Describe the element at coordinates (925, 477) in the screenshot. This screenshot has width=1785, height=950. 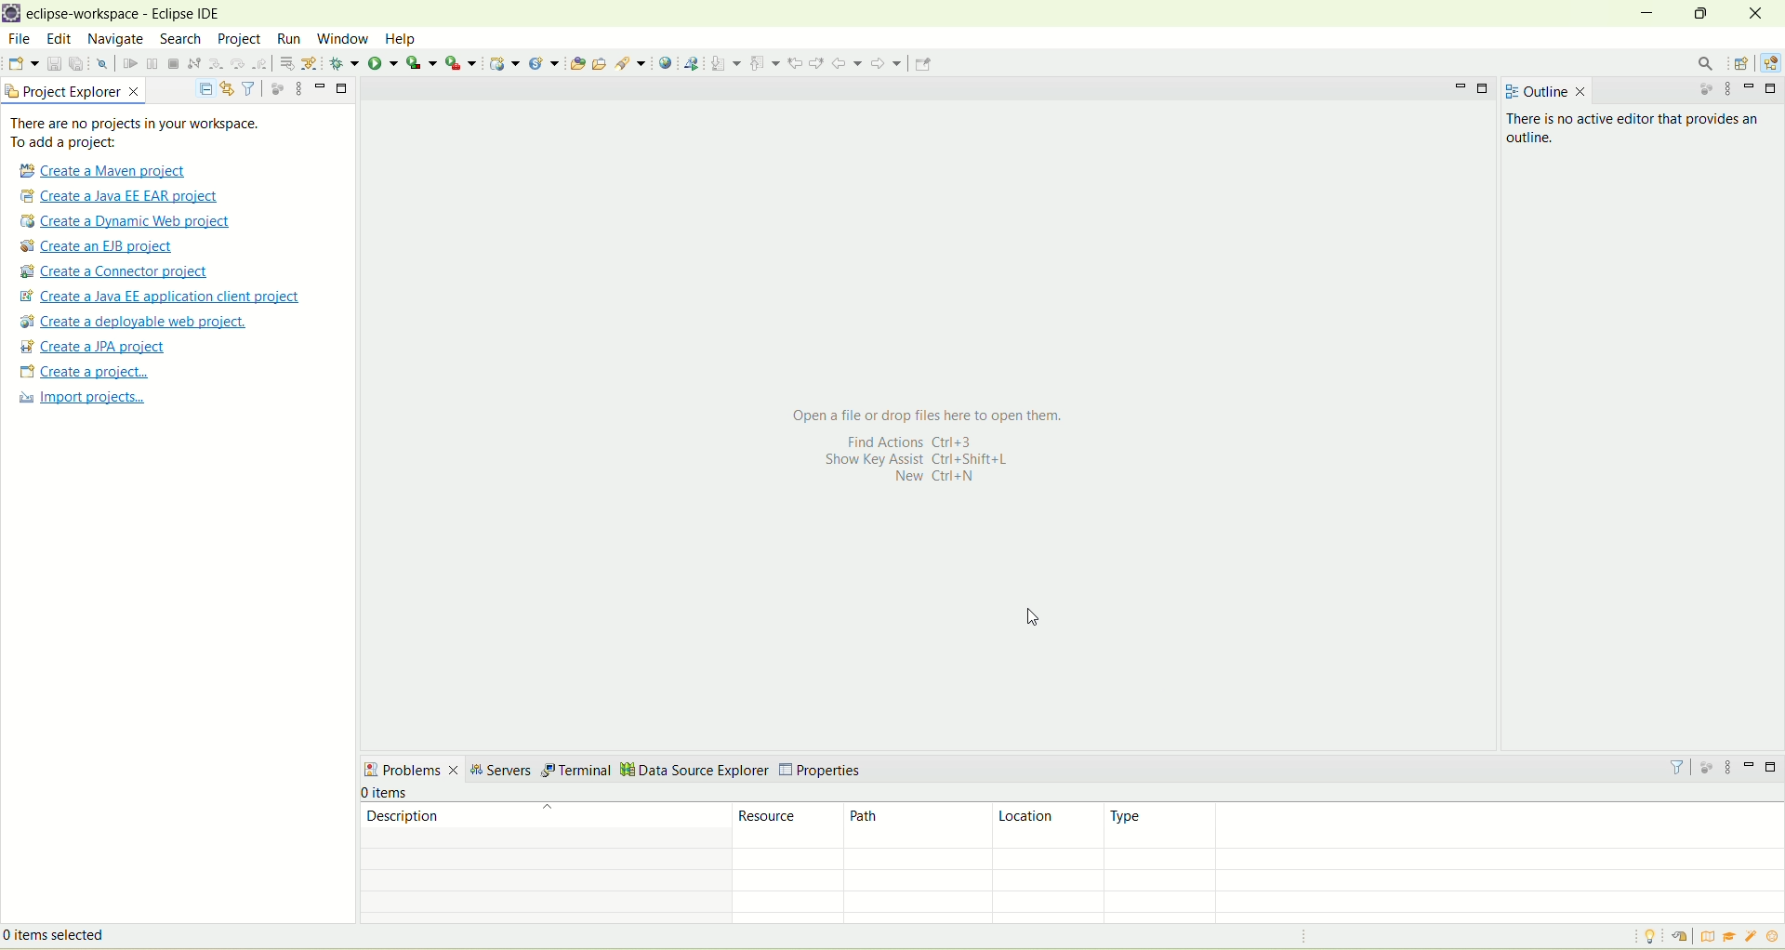
I see `New Ctrl+N` at that location.